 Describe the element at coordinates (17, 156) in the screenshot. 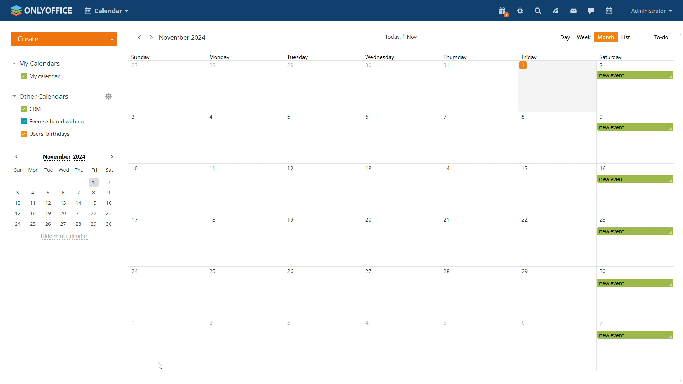

I see `Previous month` at that location.